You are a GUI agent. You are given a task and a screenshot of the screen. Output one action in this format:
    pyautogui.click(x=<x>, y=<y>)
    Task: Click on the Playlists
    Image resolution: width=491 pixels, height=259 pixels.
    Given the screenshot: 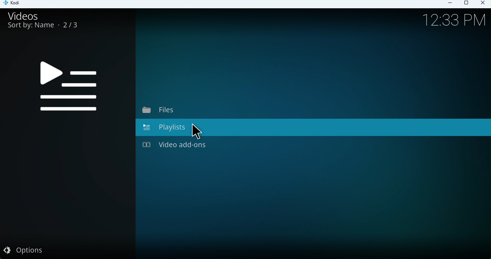 What is the action you would take?
    pyautogui.click(x=164, y=127)
    